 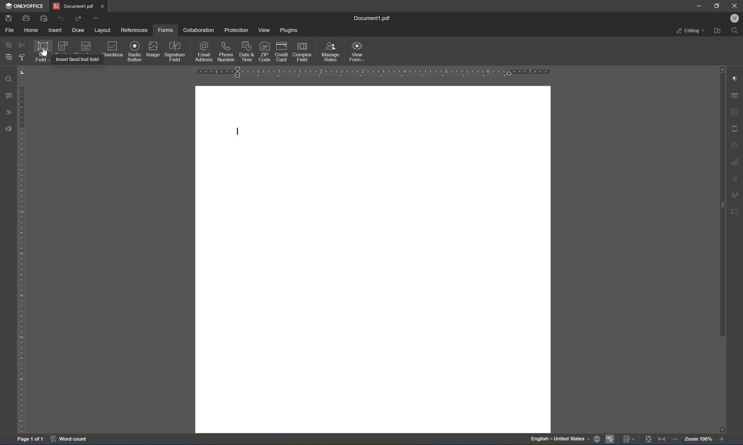 What do you see at coordinates (103, 6) in the screenshot?
I see `close` at bounding box center [103, 6].